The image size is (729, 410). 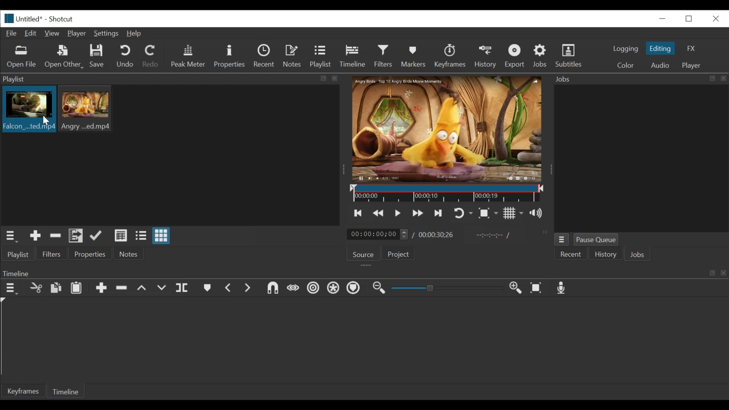 I want to click on Ripple markers, so click(x=355, y=289).